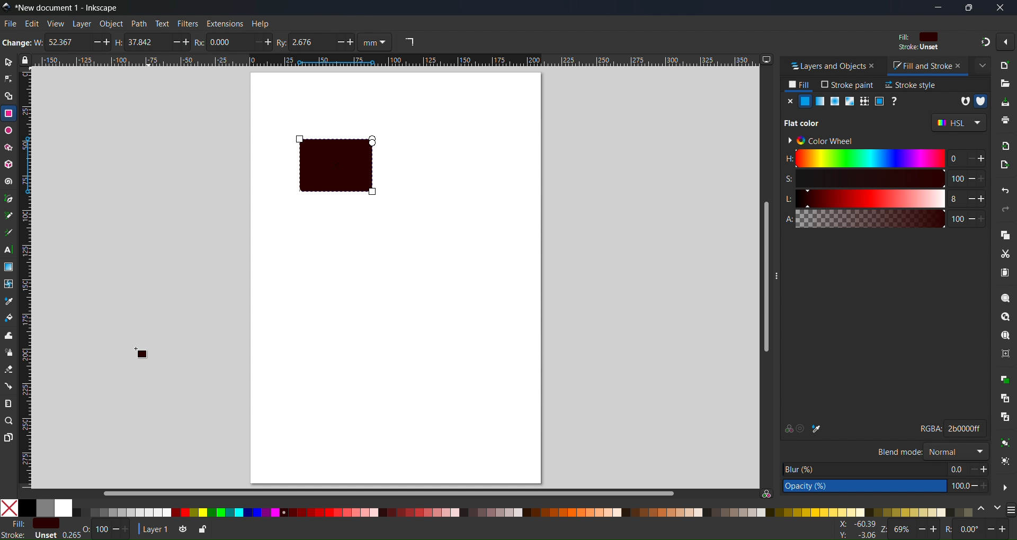  What do you see at coordinates (802, 428) in the screenshot?
I see `Out of gamut` at bounding box center [802, 428].